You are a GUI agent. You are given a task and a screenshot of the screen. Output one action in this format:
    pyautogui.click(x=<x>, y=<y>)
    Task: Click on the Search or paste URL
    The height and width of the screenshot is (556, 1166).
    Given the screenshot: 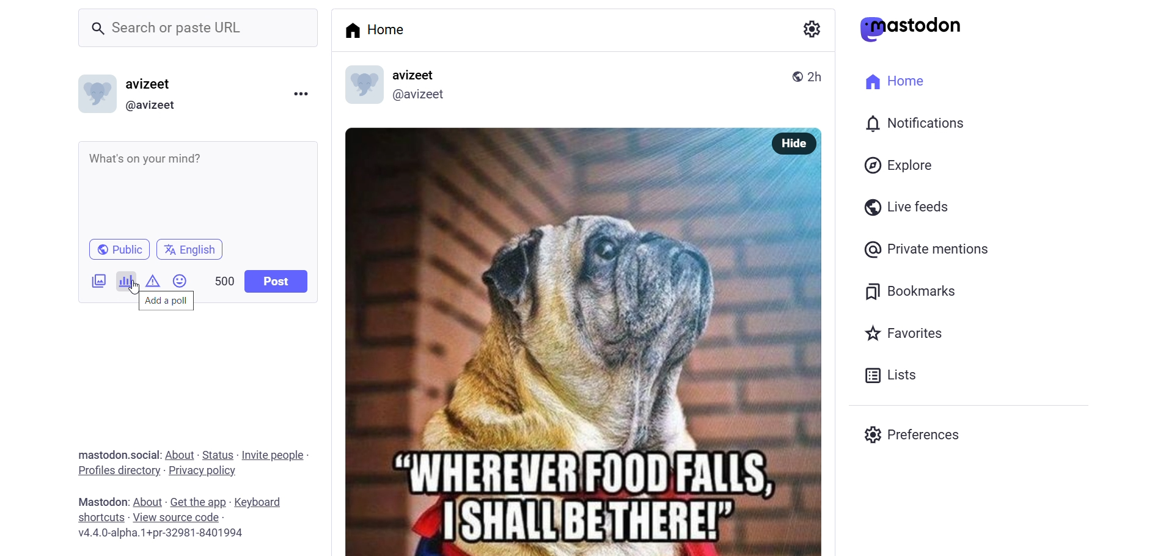 What is the action you would take?
    pyautogui.click(x=198, y=28)
    